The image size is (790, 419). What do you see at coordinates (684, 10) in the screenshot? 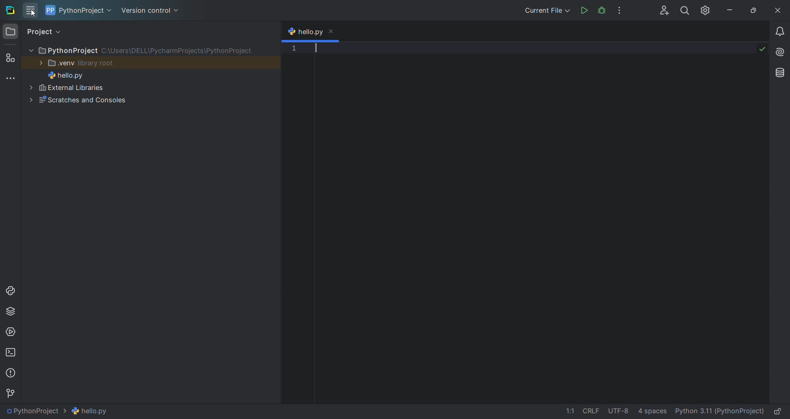
I see `search` at bounding box center [684, 10].